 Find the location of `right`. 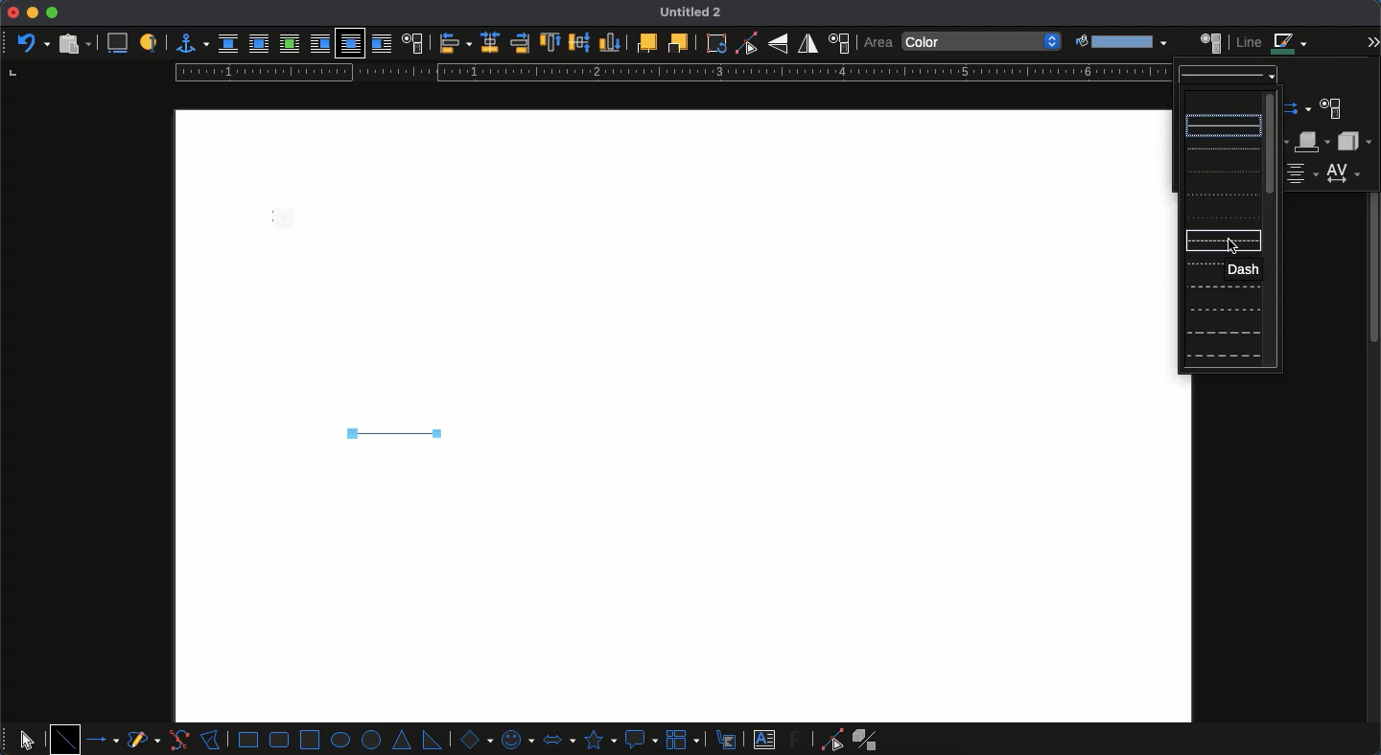

right is located at coordinates (520, 43).